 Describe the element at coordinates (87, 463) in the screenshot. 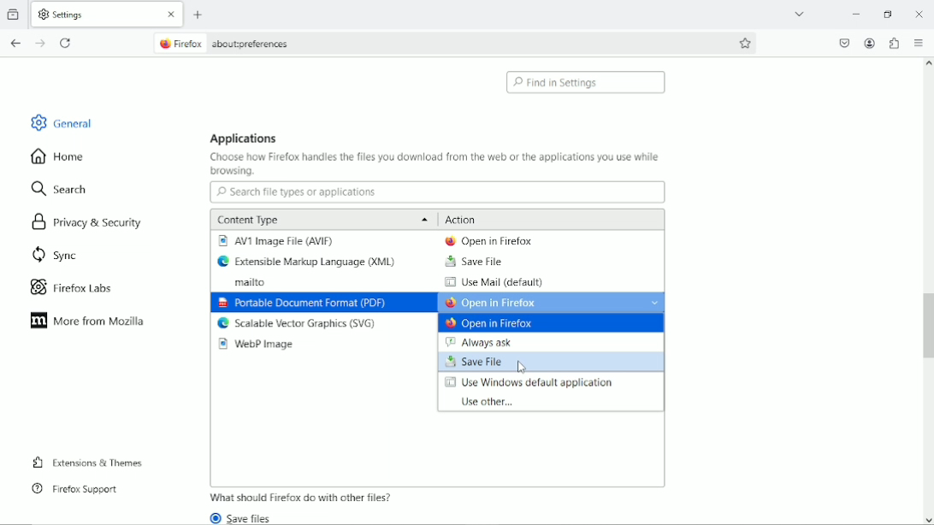

I see `extensions & themes` at that location.